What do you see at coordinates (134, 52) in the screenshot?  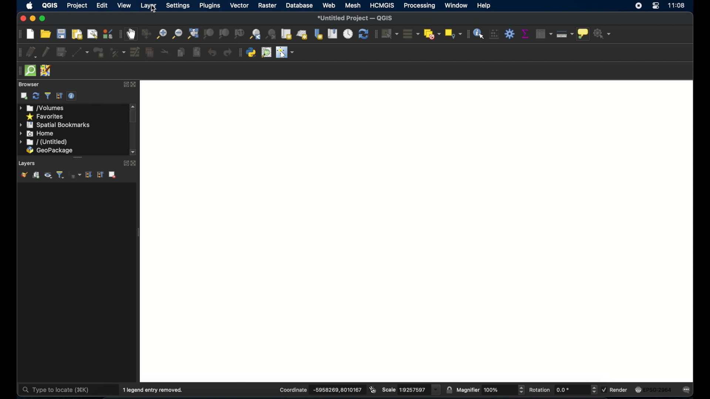 I see `modify attributes` at bounding box center [134, 52].